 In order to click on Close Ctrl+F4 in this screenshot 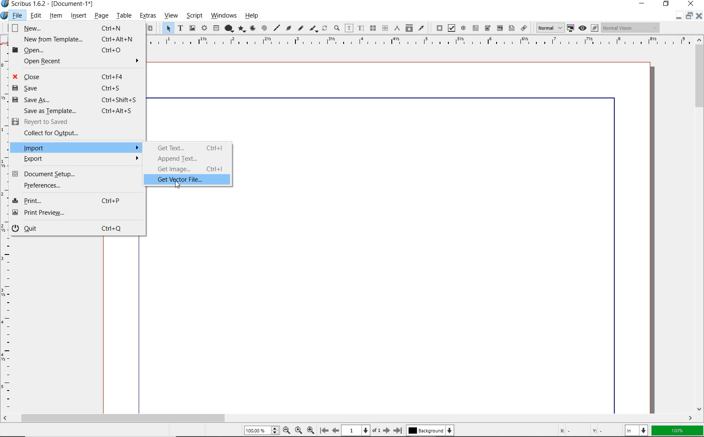, I will do `click(72, 77)`.